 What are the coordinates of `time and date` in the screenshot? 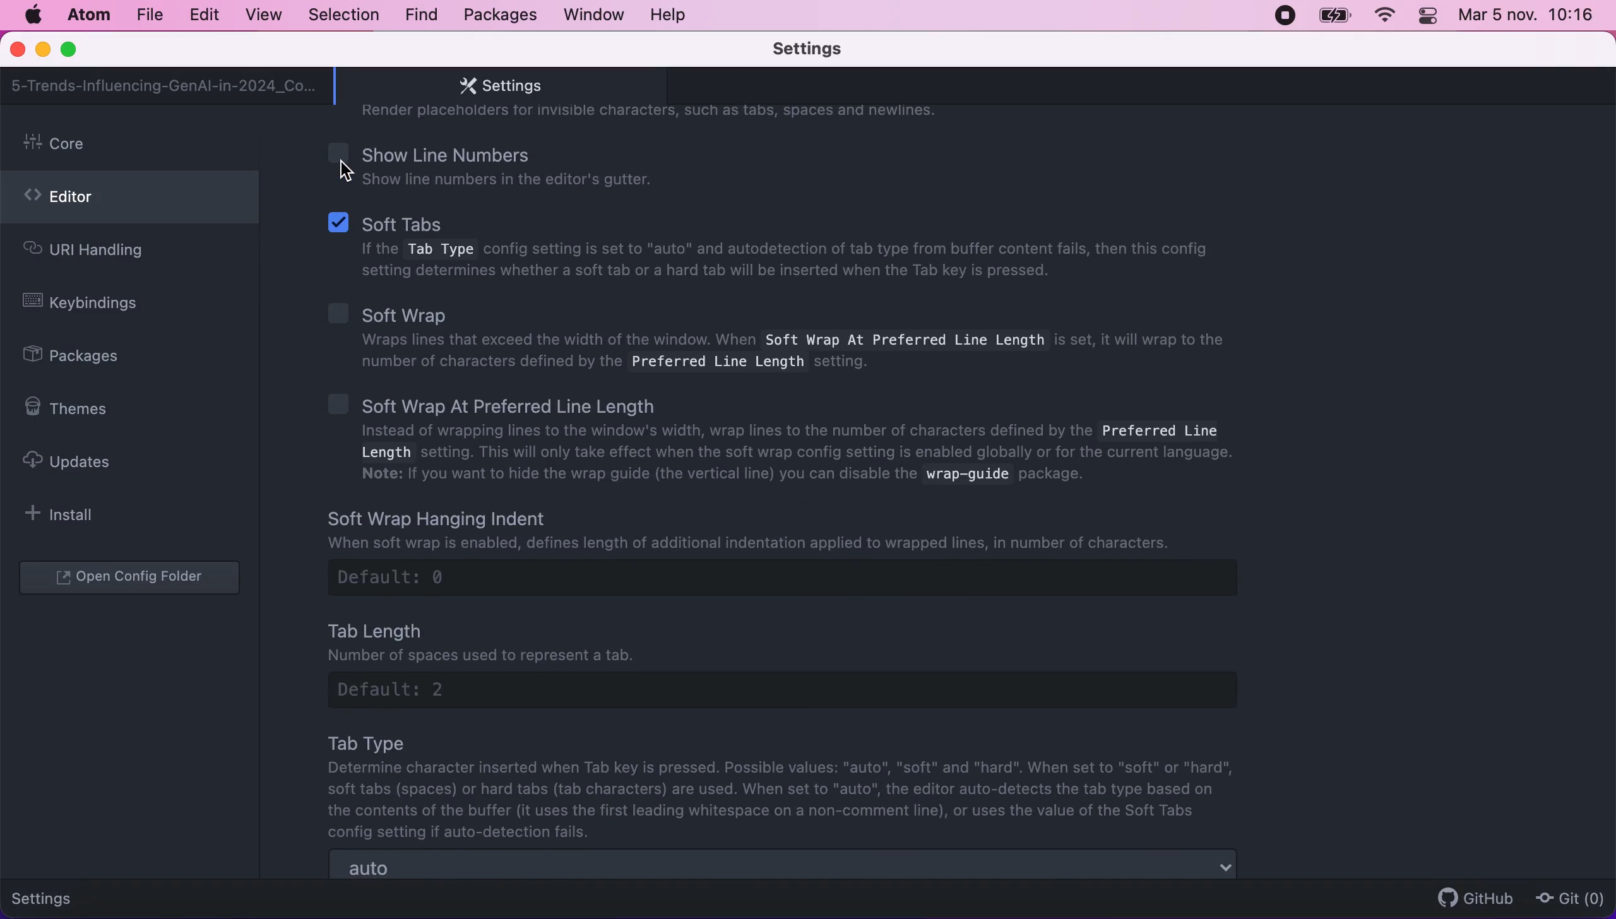 It's located at (1529, 18).